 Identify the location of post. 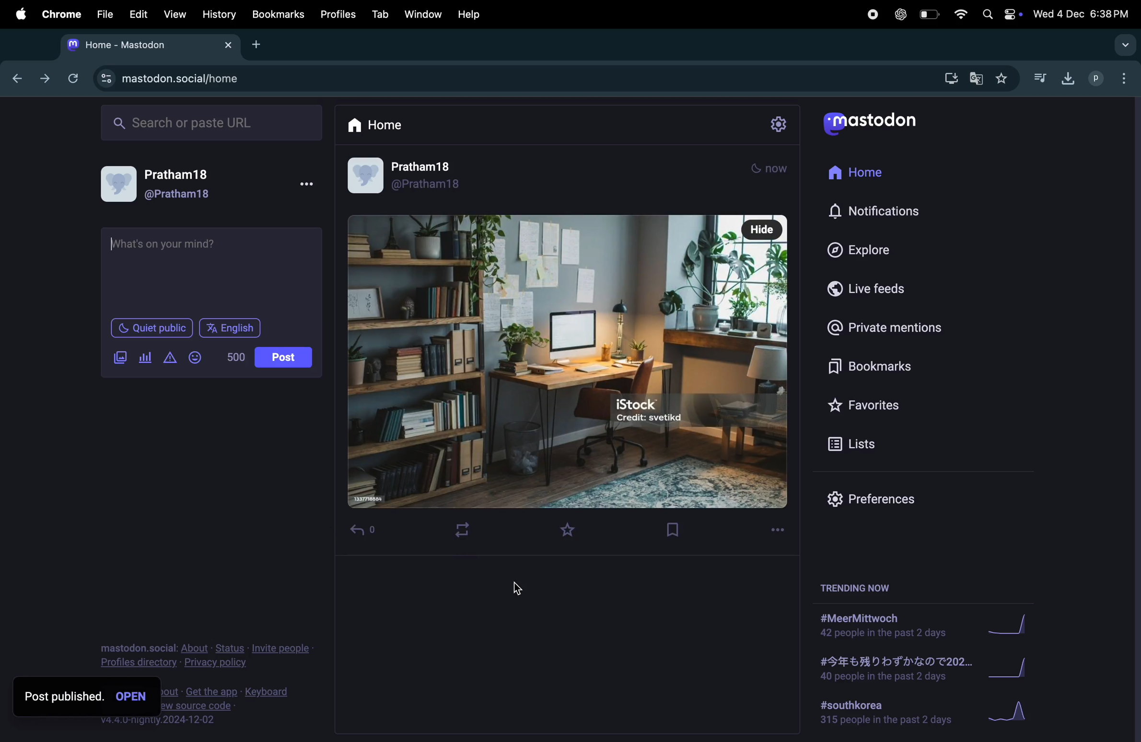
(283, 357).